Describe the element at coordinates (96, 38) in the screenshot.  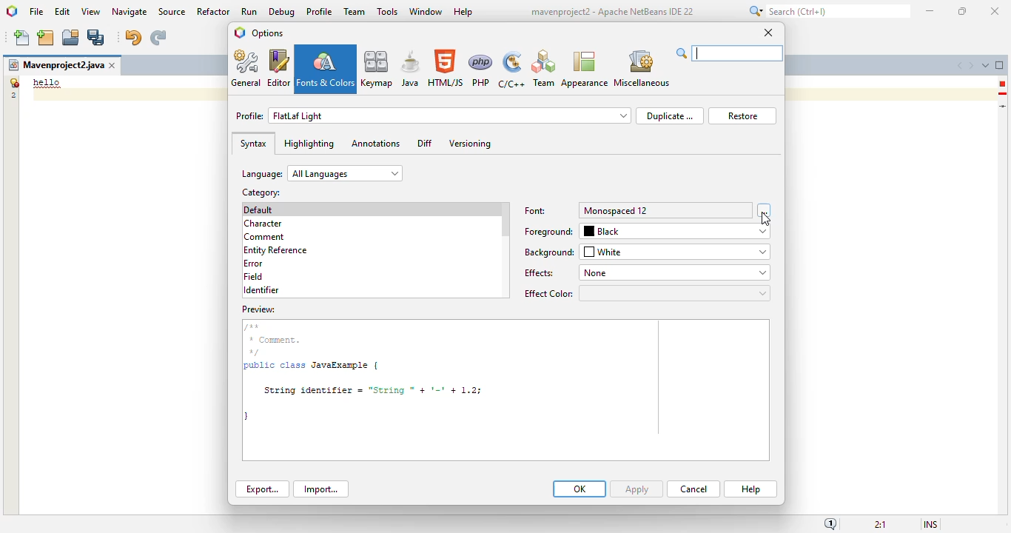
I see `save all` at that location.